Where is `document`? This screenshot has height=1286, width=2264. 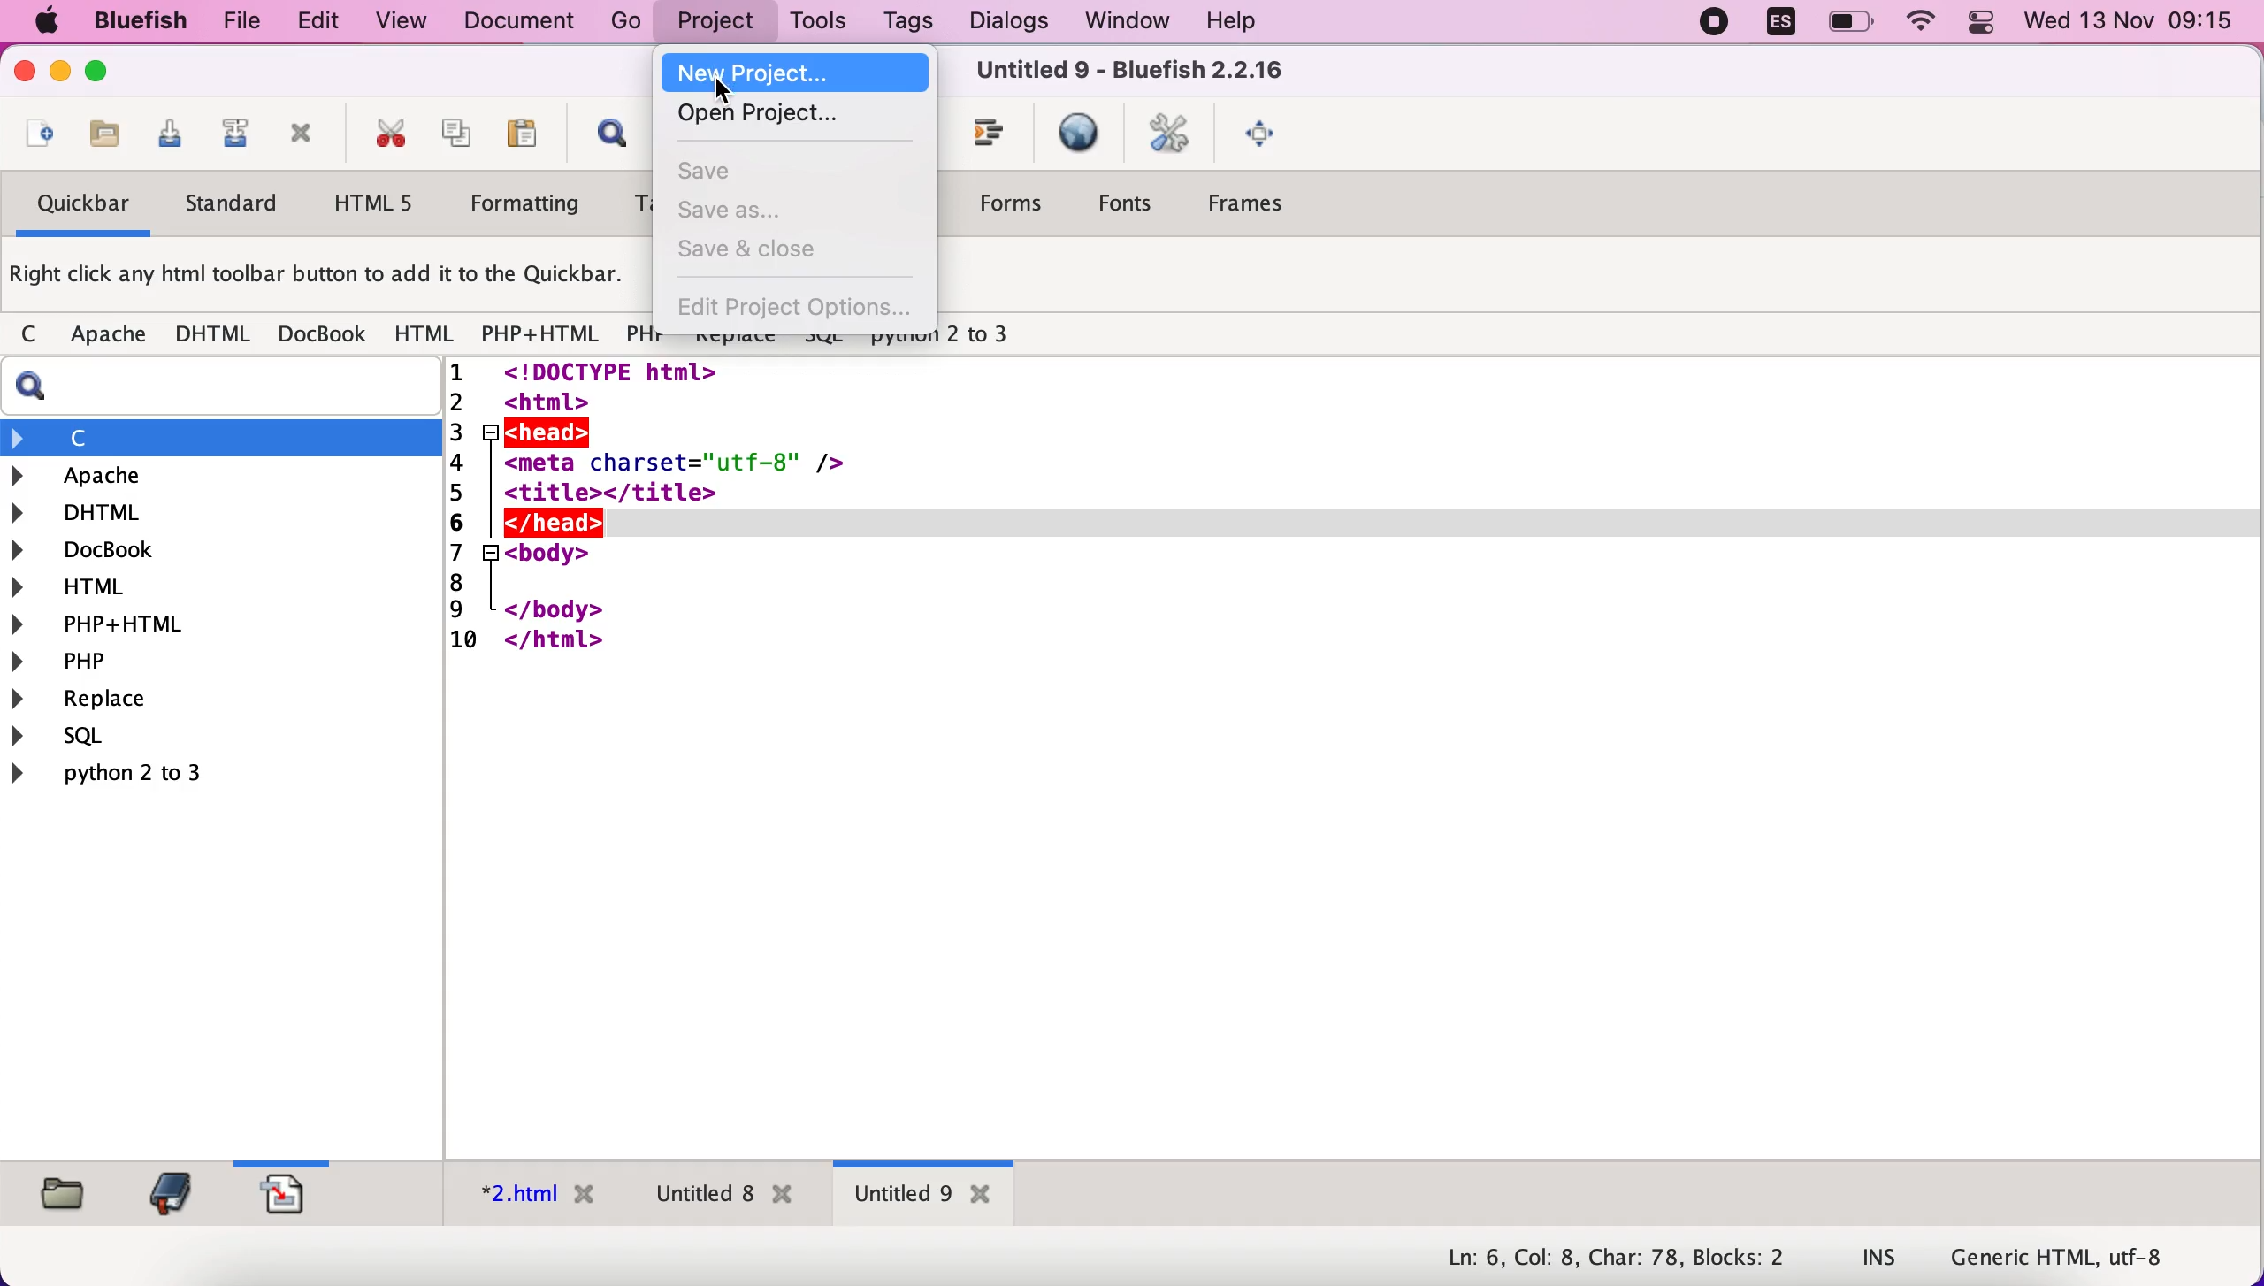
document is located at coordinates (525, 21).